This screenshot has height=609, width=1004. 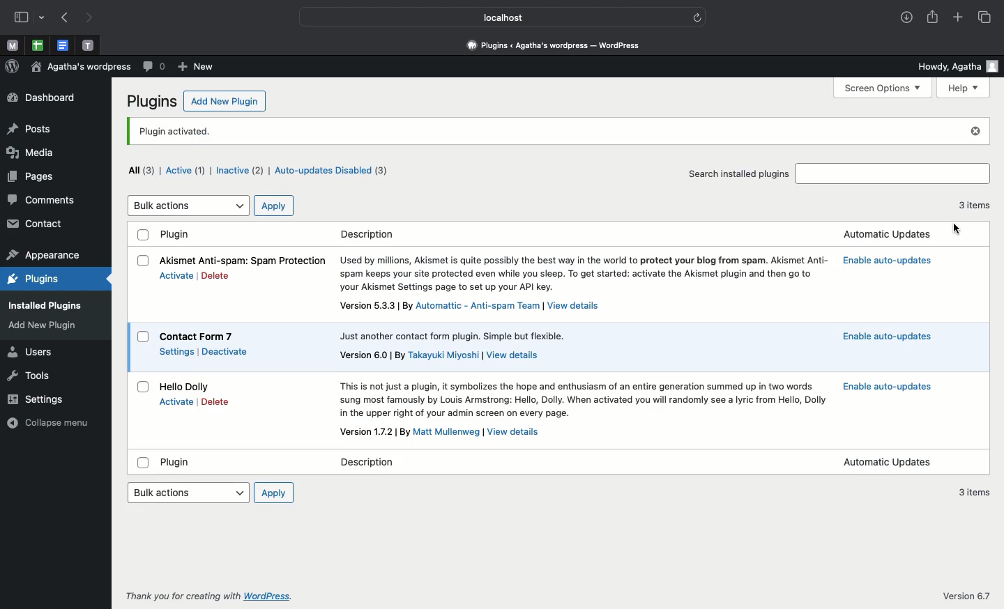 What do you see at coordinates (886, 89) in the screenshot?
I see `screen options` at bounding box center [886, 89].